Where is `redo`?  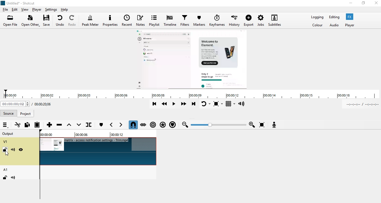
redo is located at coordinates (72, 21).